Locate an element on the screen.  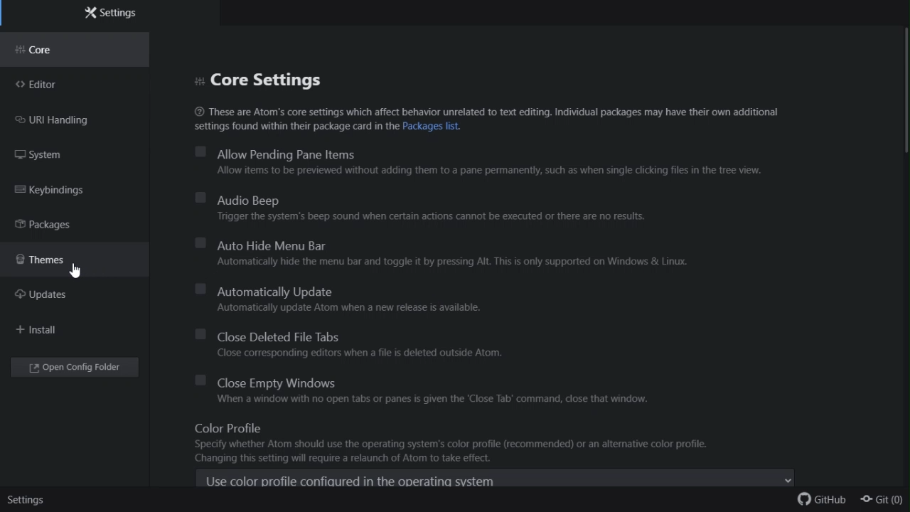
Open config folder is located at coordinates (77, 369).